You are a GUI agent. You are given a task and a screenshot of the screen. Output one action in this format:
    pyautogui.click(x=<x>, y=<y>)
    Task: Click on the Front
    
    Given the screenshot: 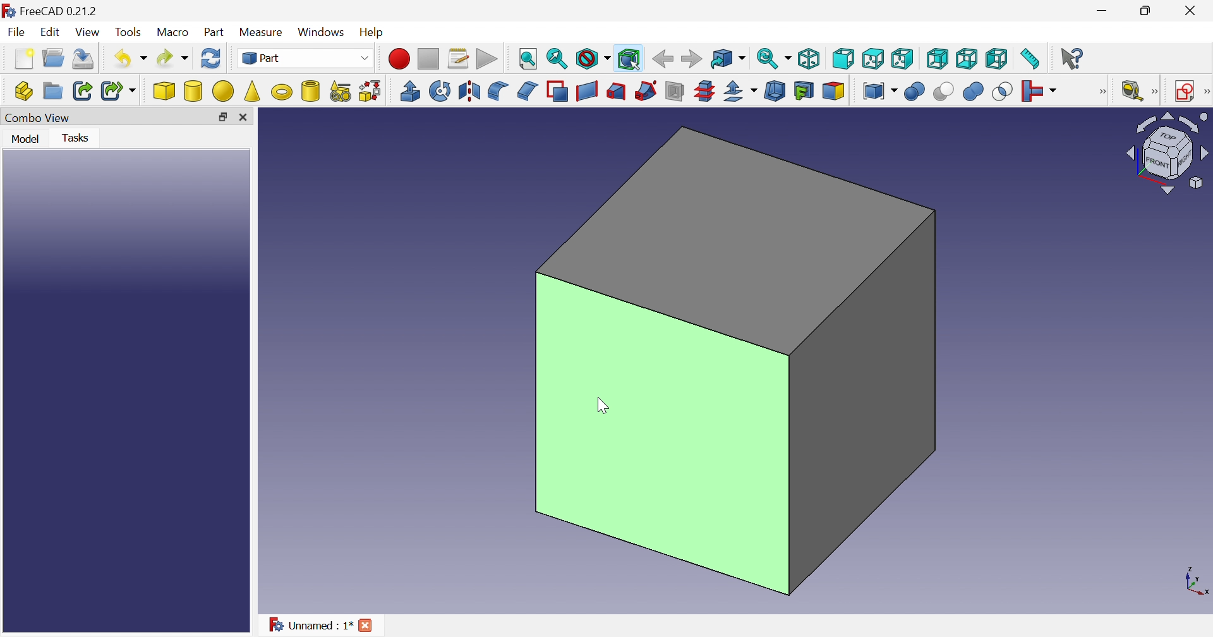 What is the action you would take?
    pyautogui.click(x=844, y=59)
    